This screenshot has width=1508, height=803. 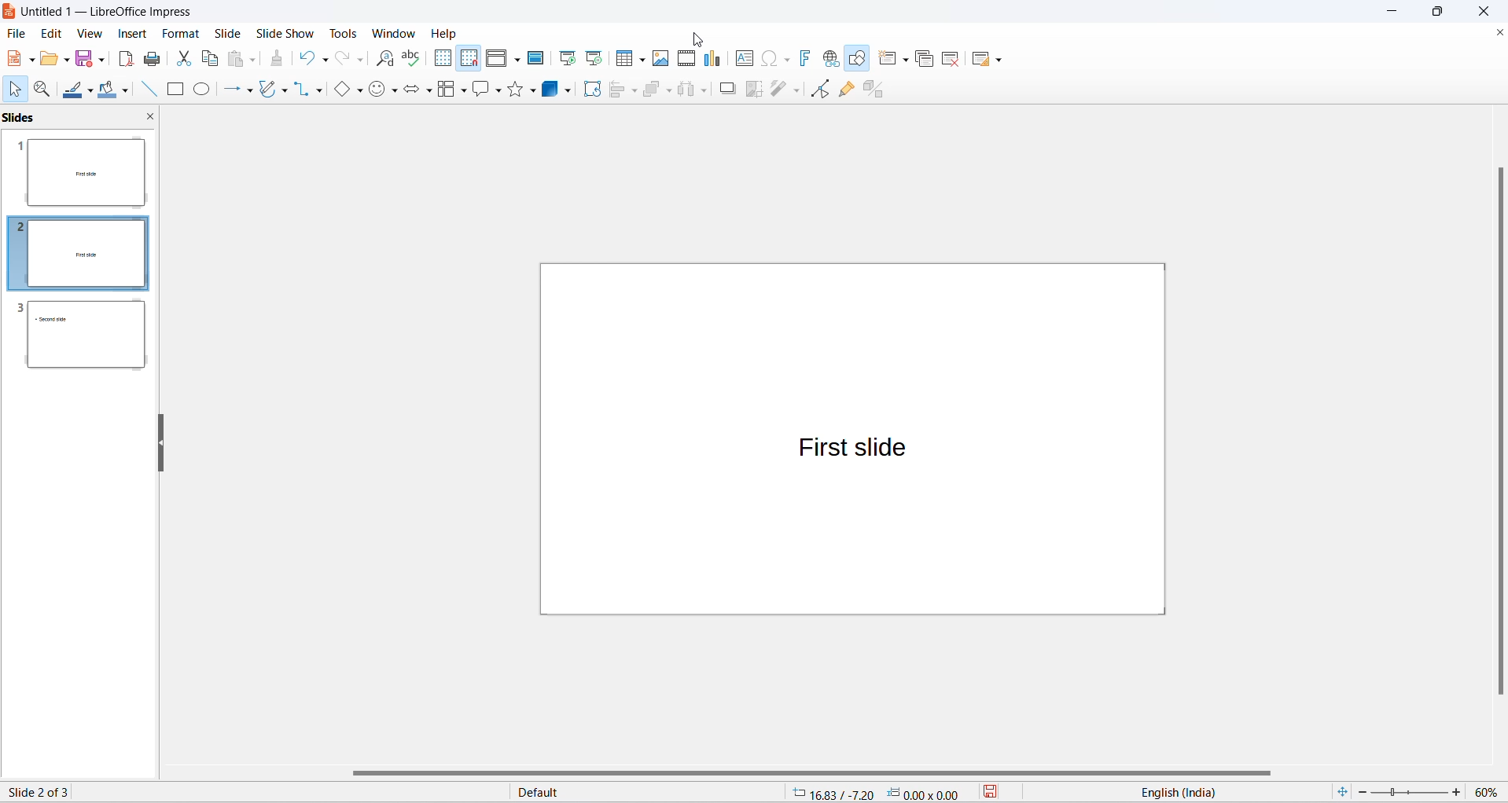 I want to click on start from current slide, so click(x=596, y=58).